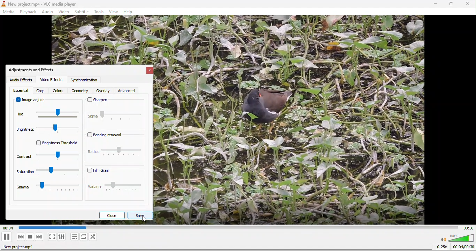 The height and width of the screenshot is (251, 476). I want to click on click to toggle between loop all, so click(84, 238).